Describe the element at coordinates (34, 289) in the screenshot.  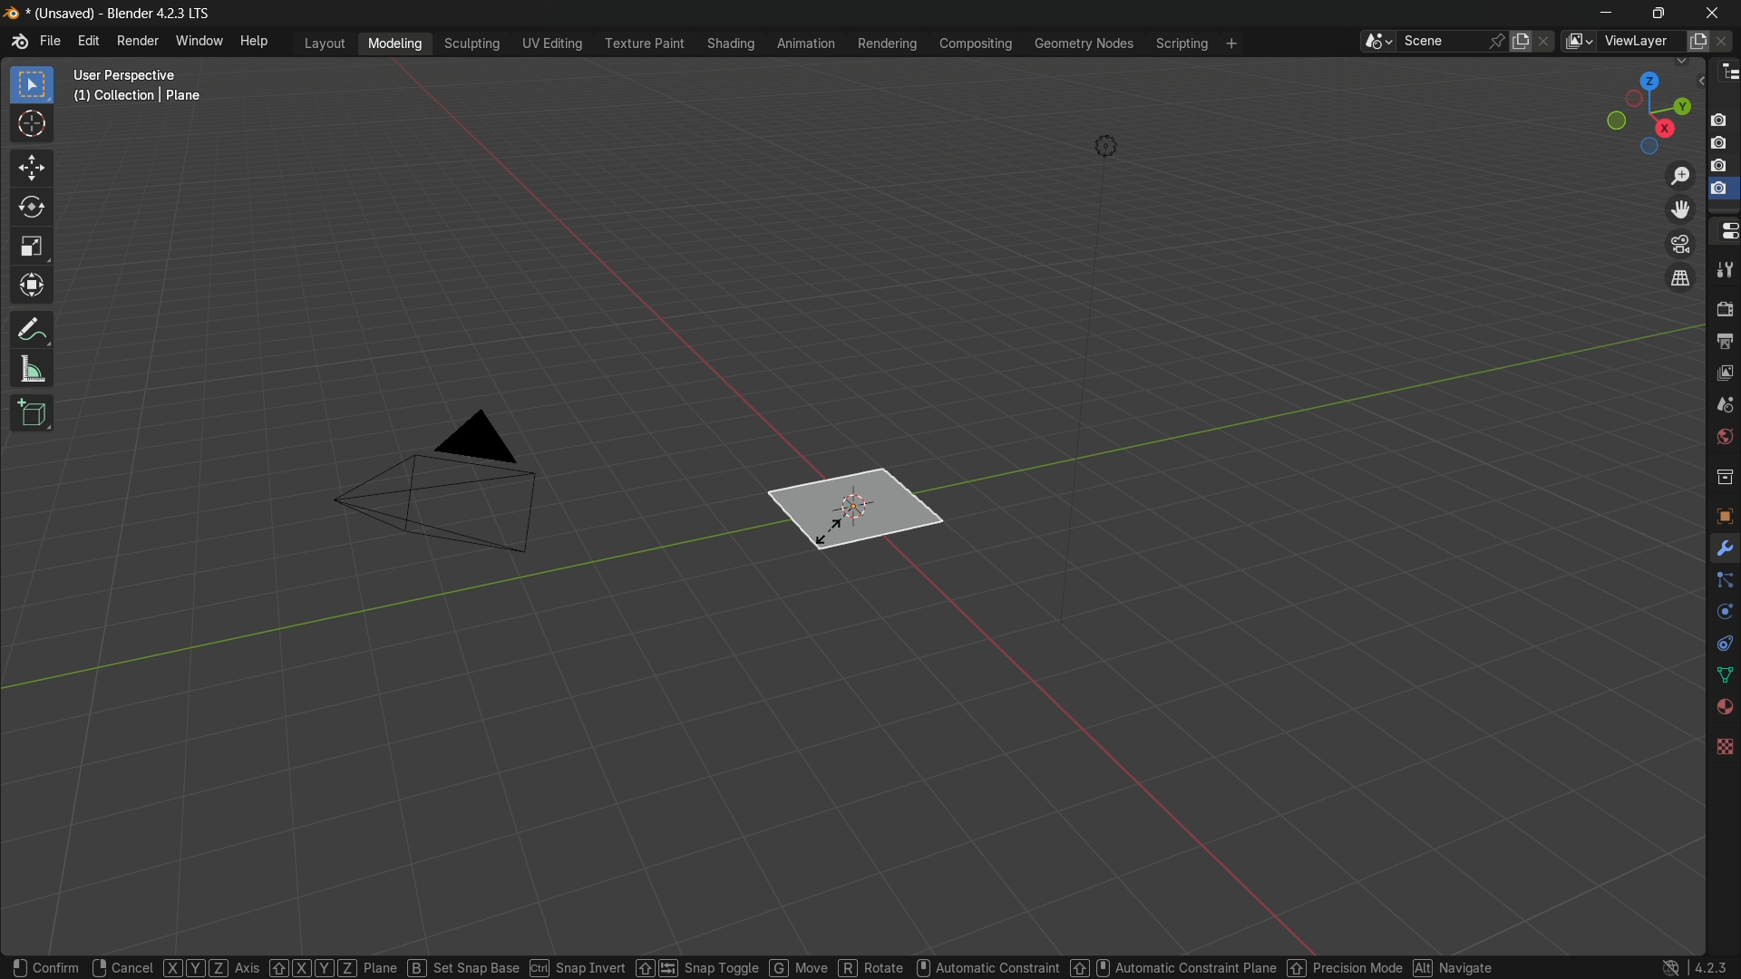
I see `transform` at that location.